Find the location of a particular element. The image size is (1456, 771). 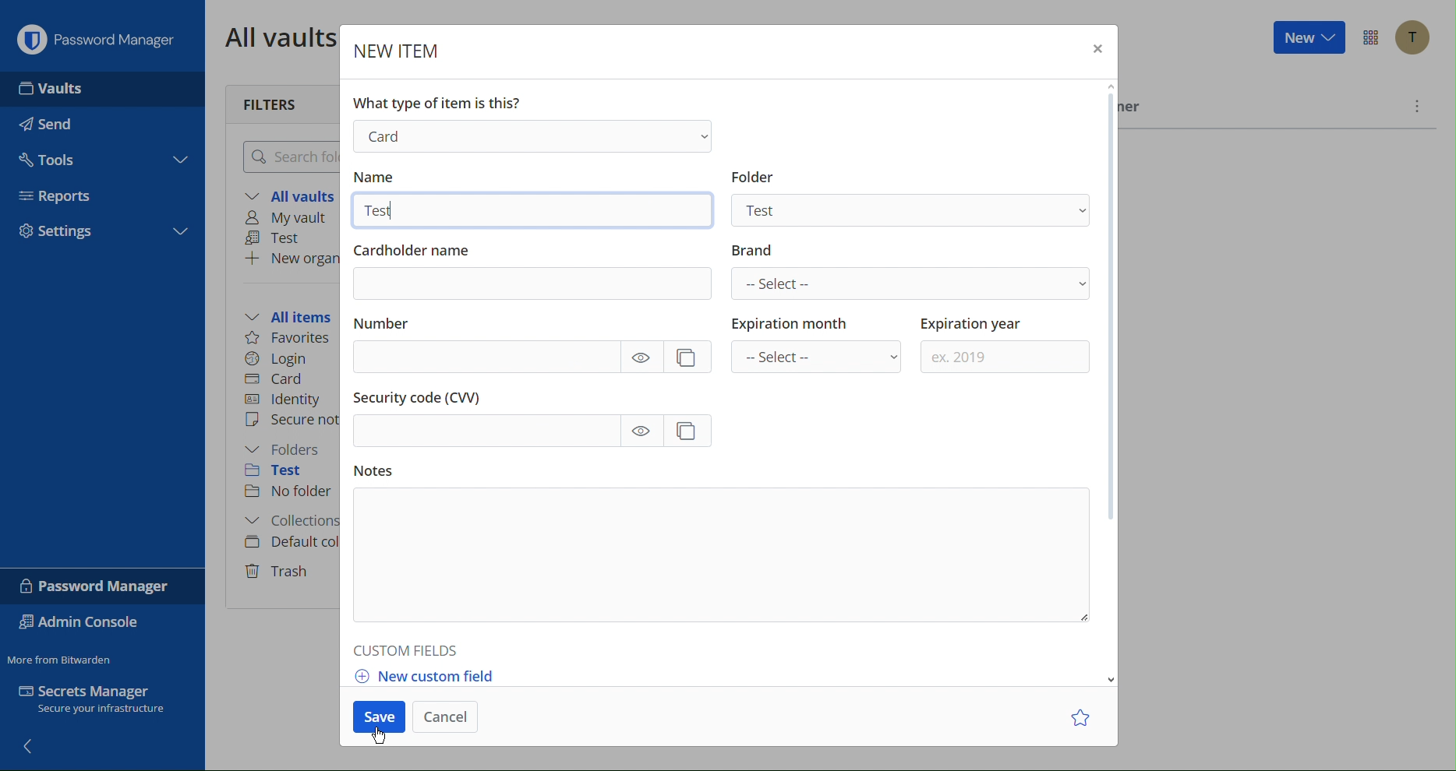

Admin Console is located at coordinates (79, 624).